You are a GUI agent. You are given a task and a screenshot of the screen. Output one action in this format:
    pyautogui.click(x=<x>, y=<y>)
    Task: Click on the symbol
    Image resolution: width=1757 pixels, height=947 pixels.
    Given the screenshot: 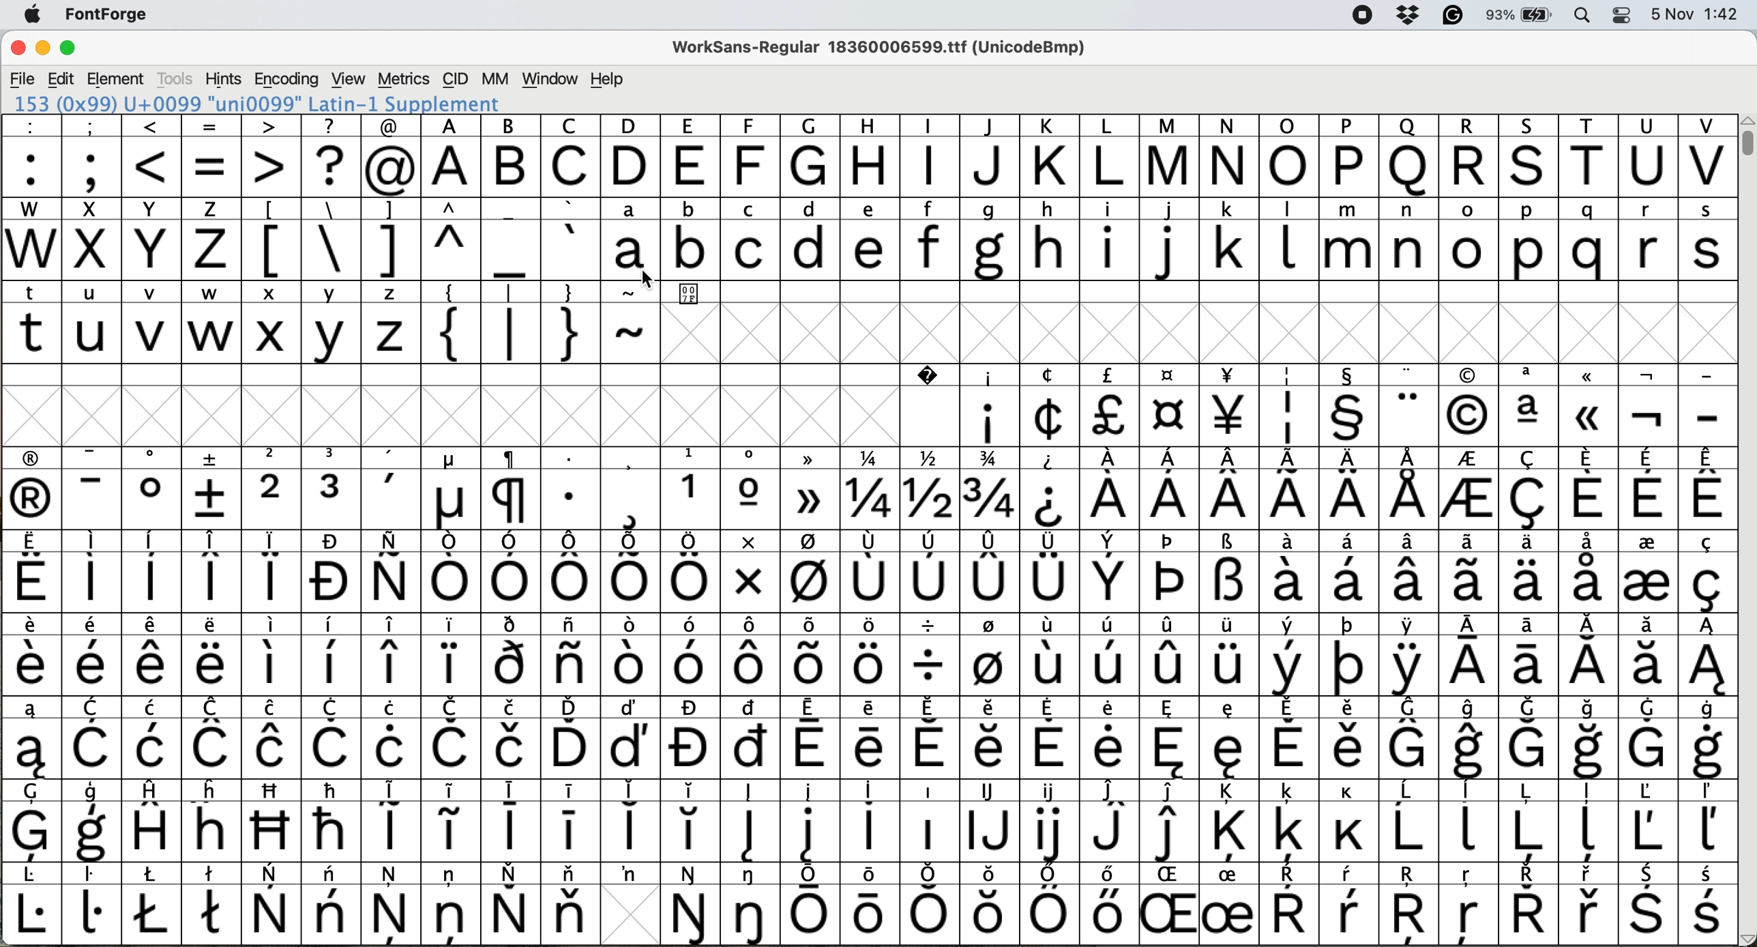 What is the action you would take?
    pyautogui.click(x=1468, y=656)
    